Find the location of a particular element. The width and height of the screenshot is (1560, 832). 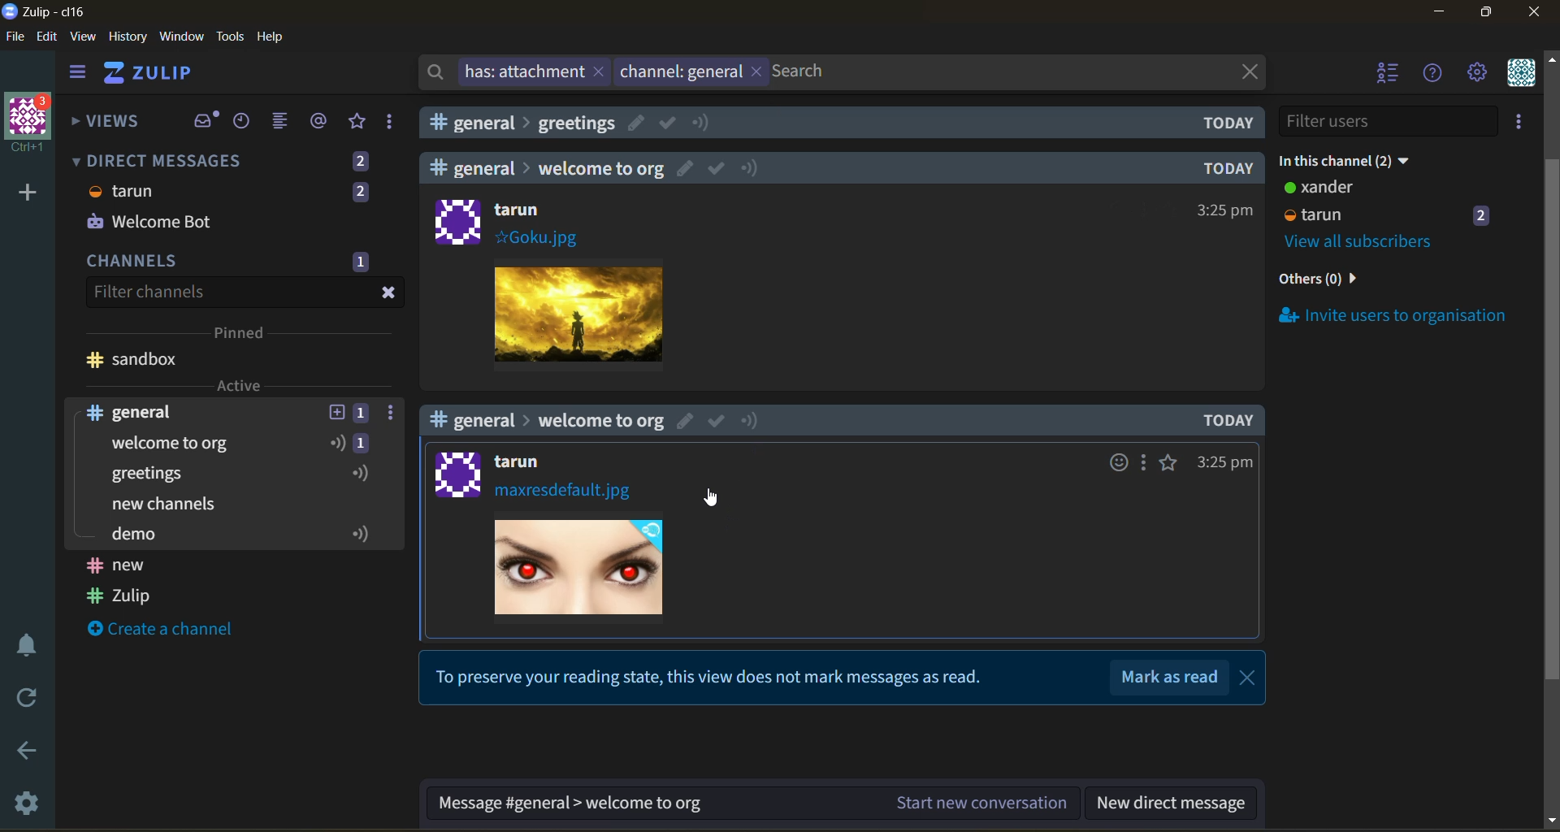

# general is located at coordinates (134, 412).